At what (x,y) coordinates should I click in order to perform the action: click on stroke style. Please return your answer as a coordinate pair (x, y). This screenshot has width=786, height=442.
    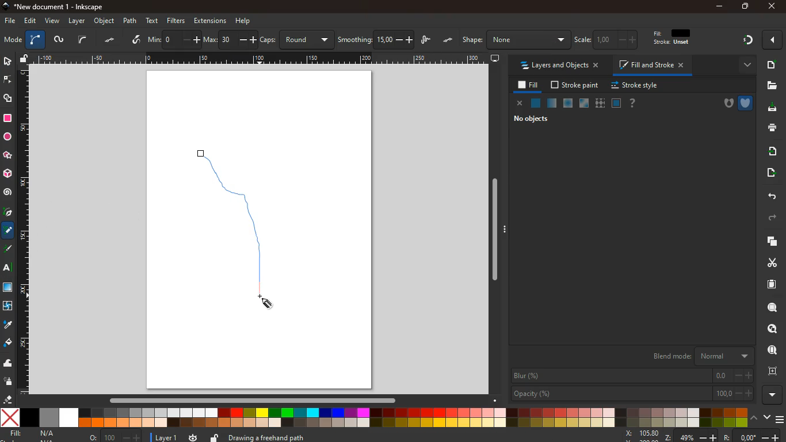
    Looking at the image, I should click on (636, 86).